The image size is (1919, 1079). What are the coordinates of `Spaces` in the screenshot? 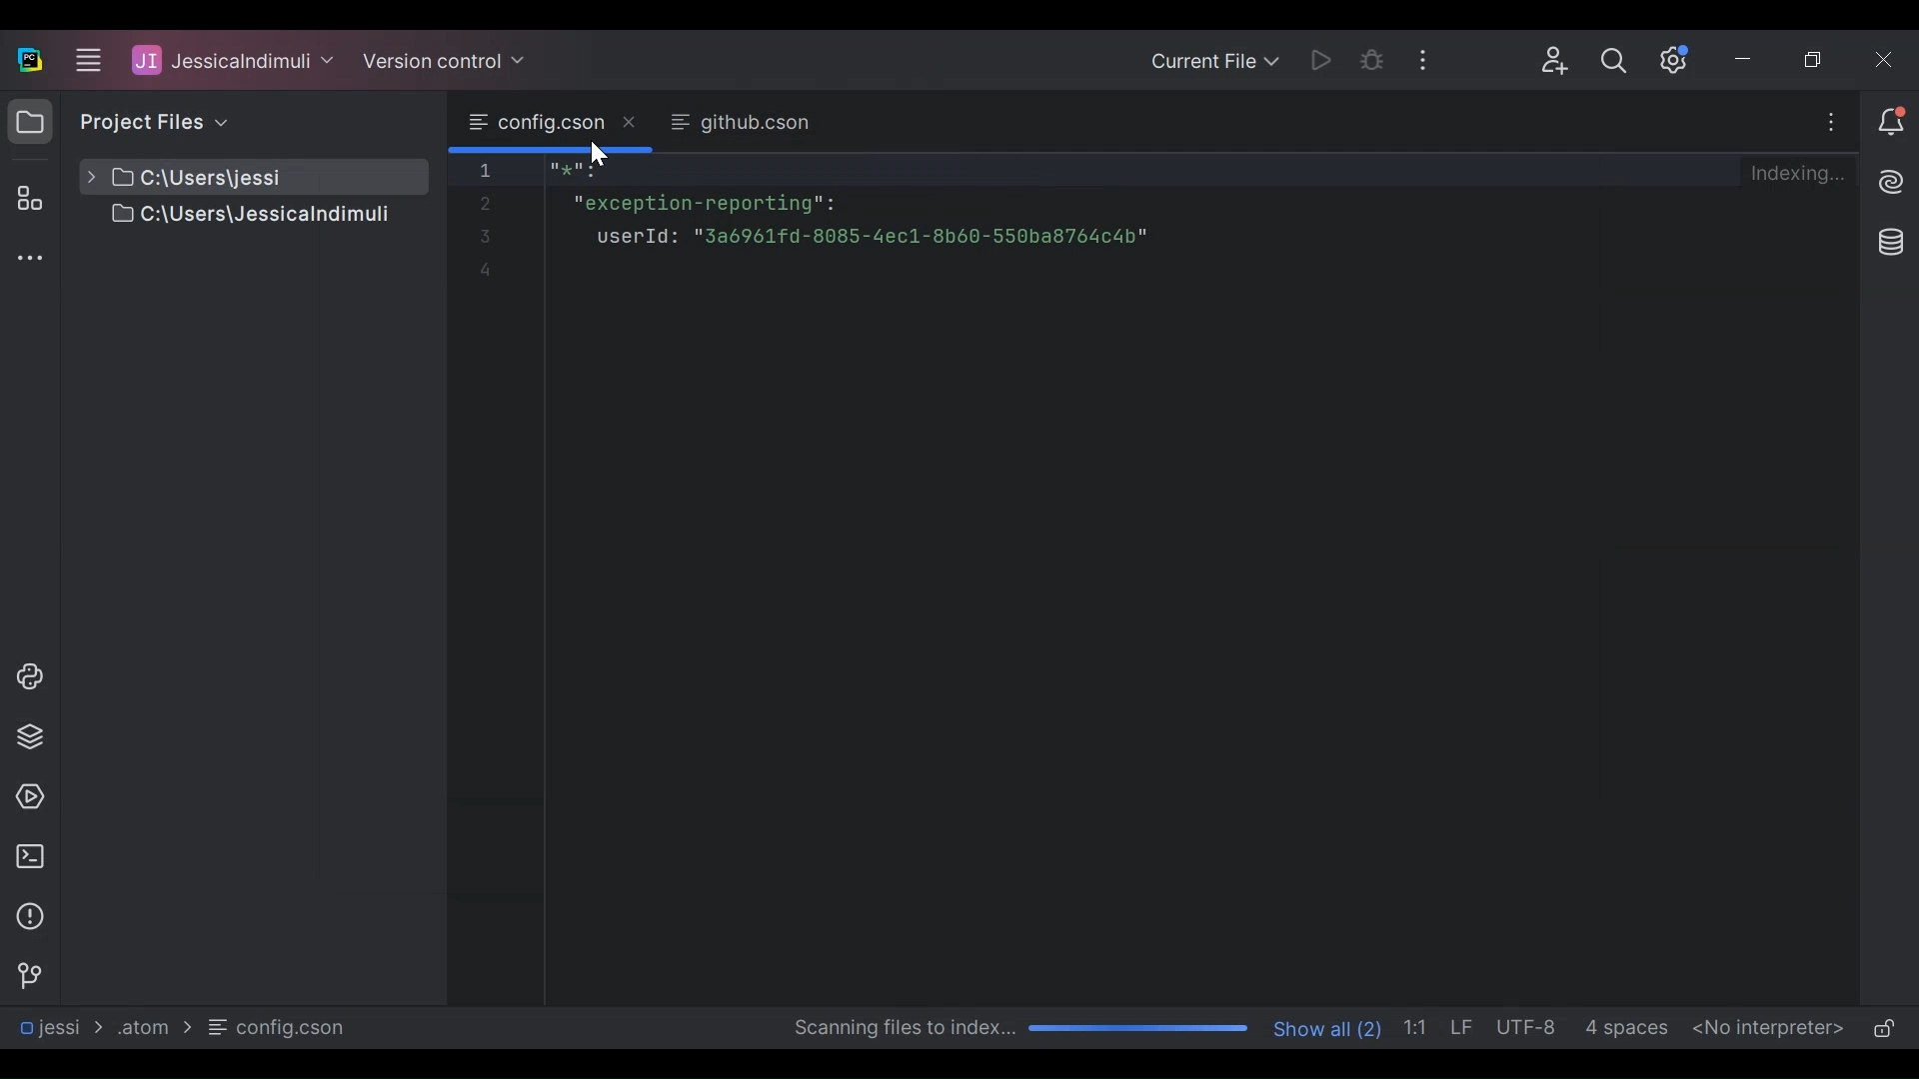 It's located at (1629, 1027).